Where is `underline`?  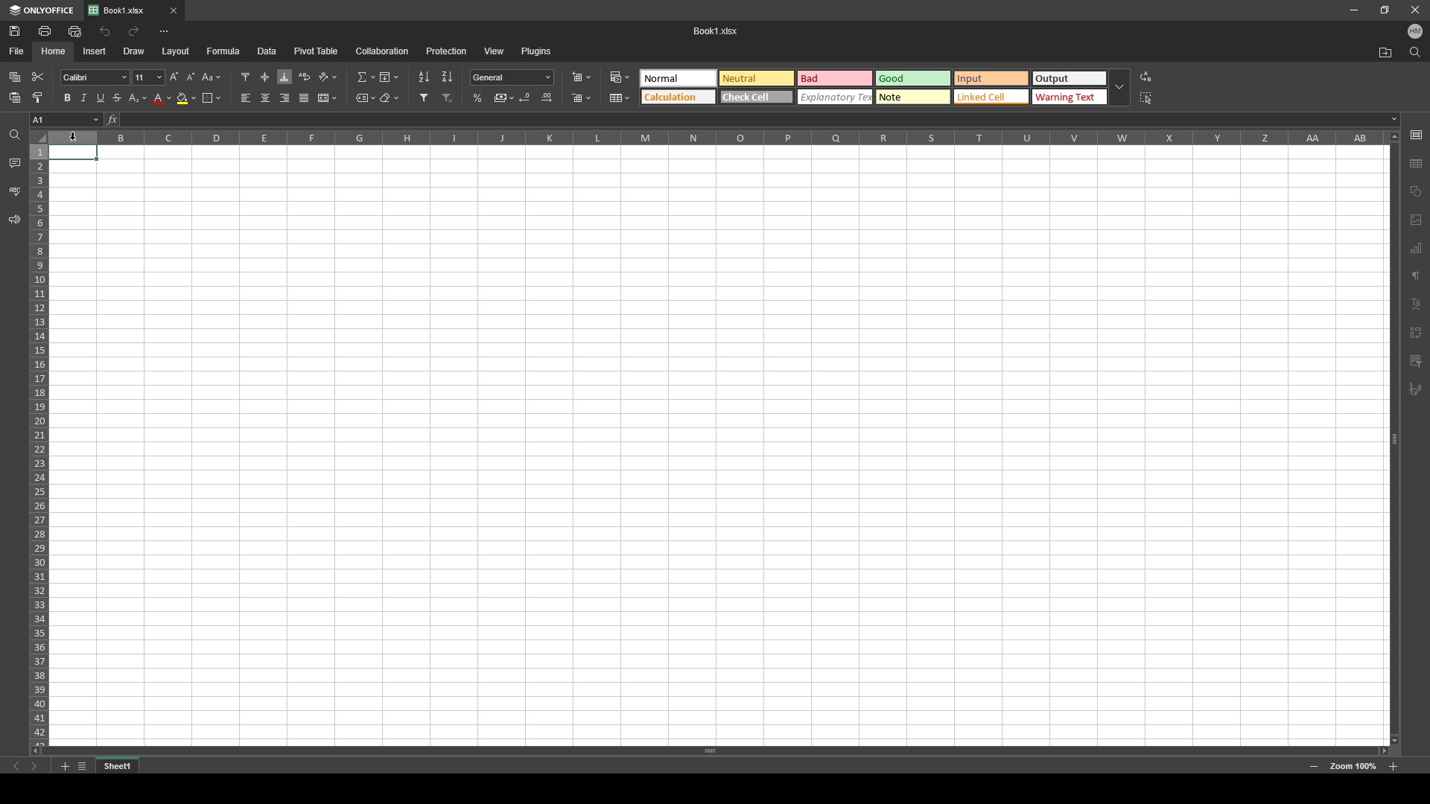
underline is located at coordinates (100, 98).